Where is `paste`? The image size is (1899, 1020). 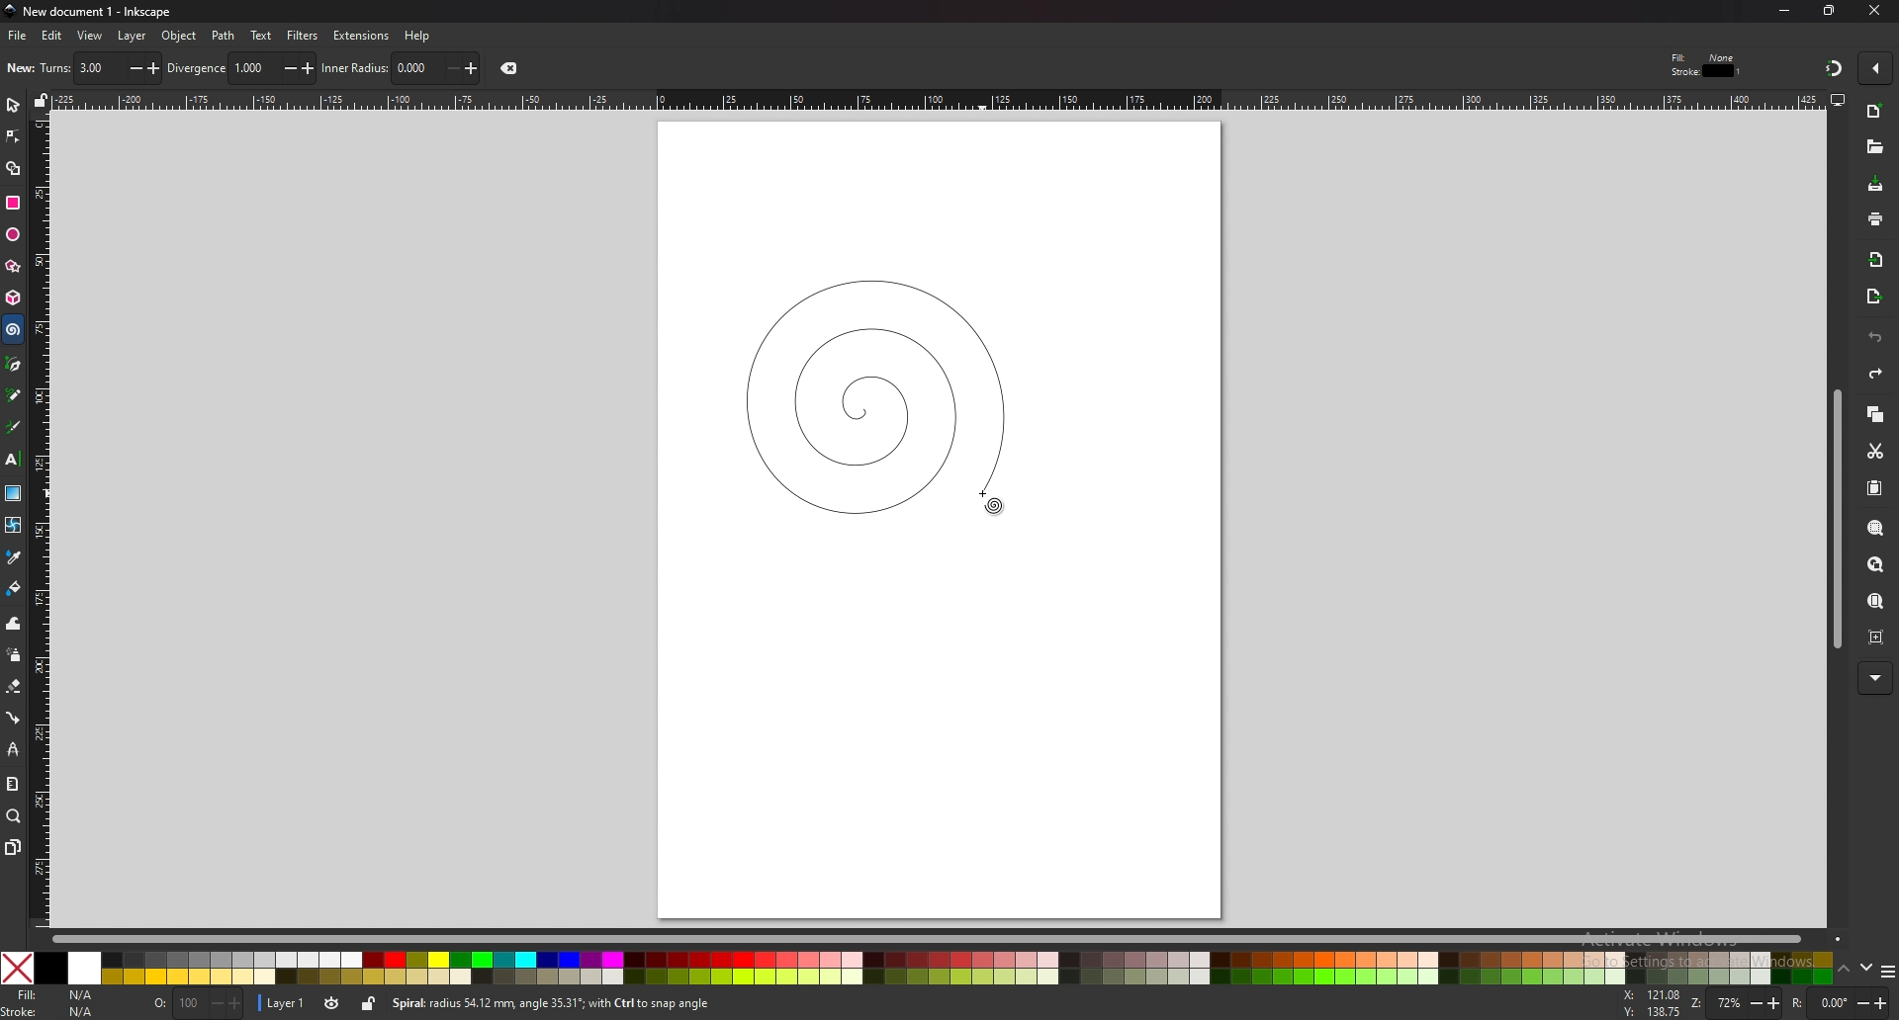 paste is located at coordinates (1873, 487).